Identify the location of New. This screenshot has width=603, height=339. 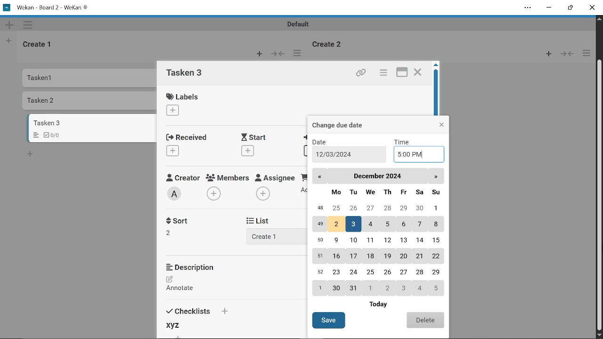
(259, 54).